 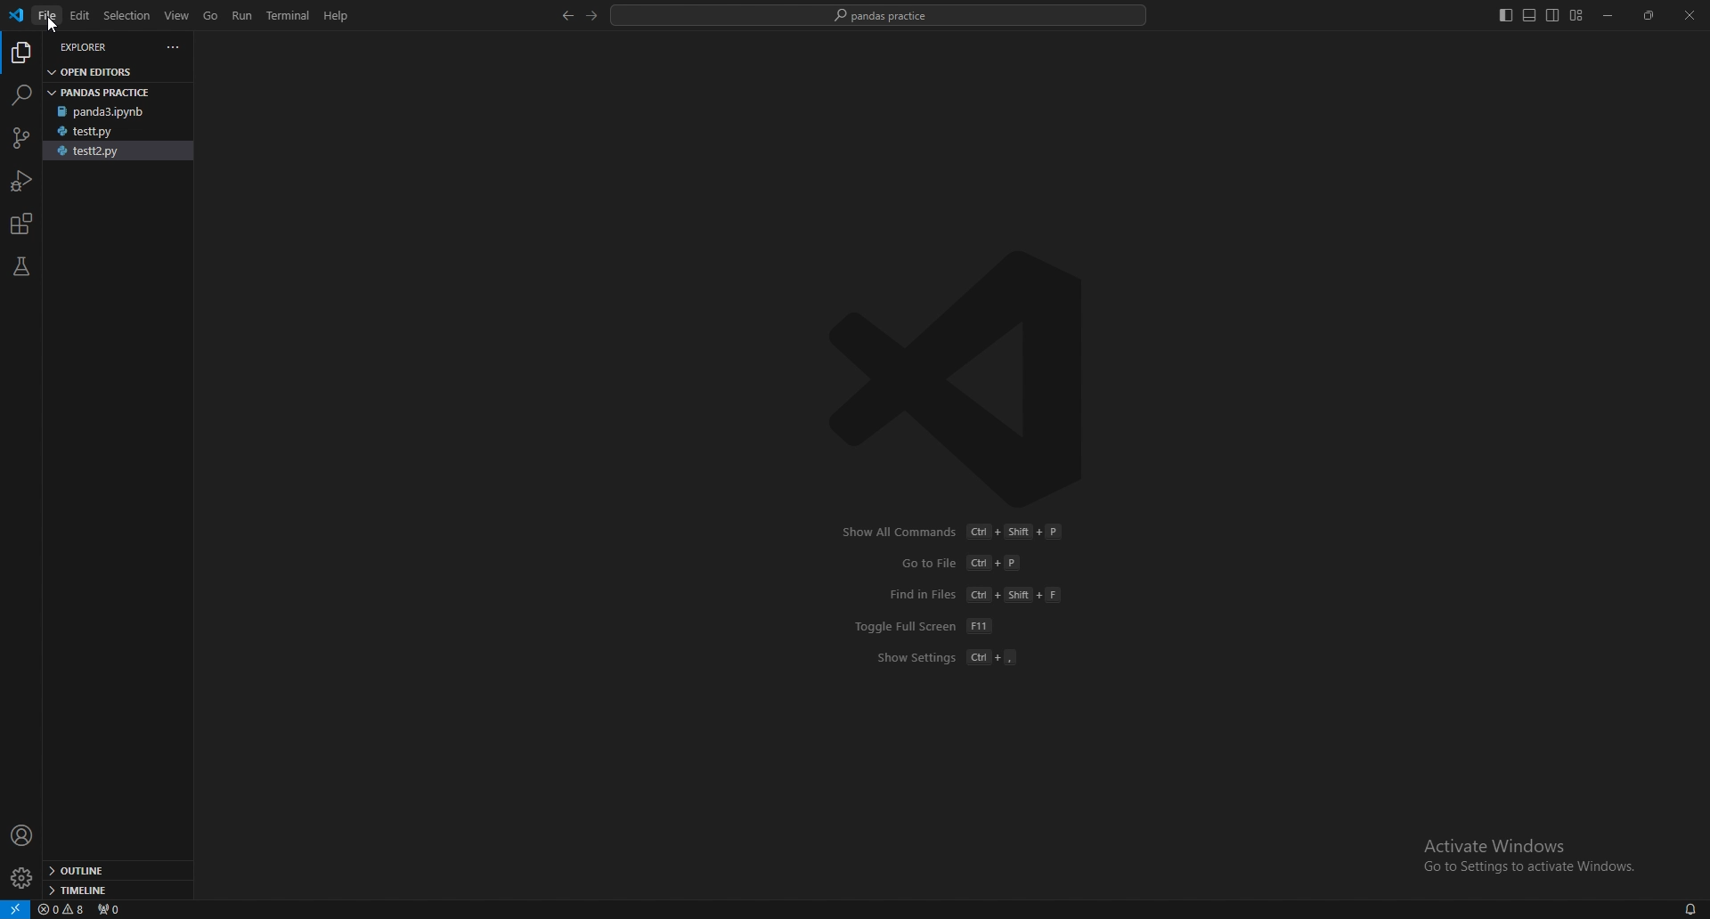 I want to click on profile, so click(x=22, y=836).